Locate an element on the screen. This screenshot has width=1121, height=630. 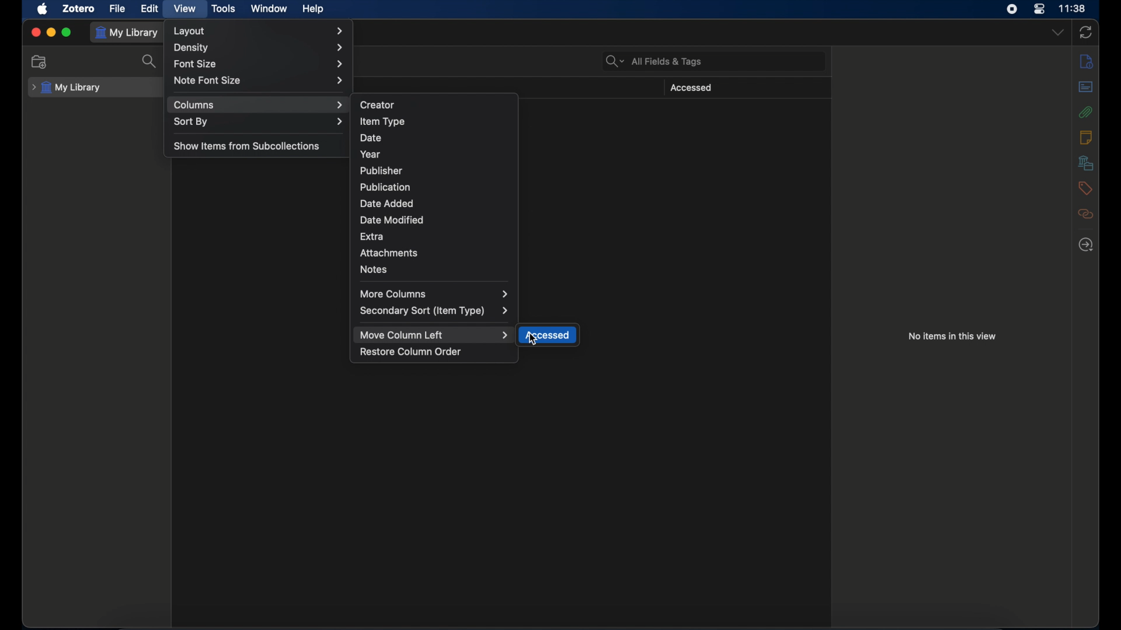
extra is located at coordinates (371, 236).